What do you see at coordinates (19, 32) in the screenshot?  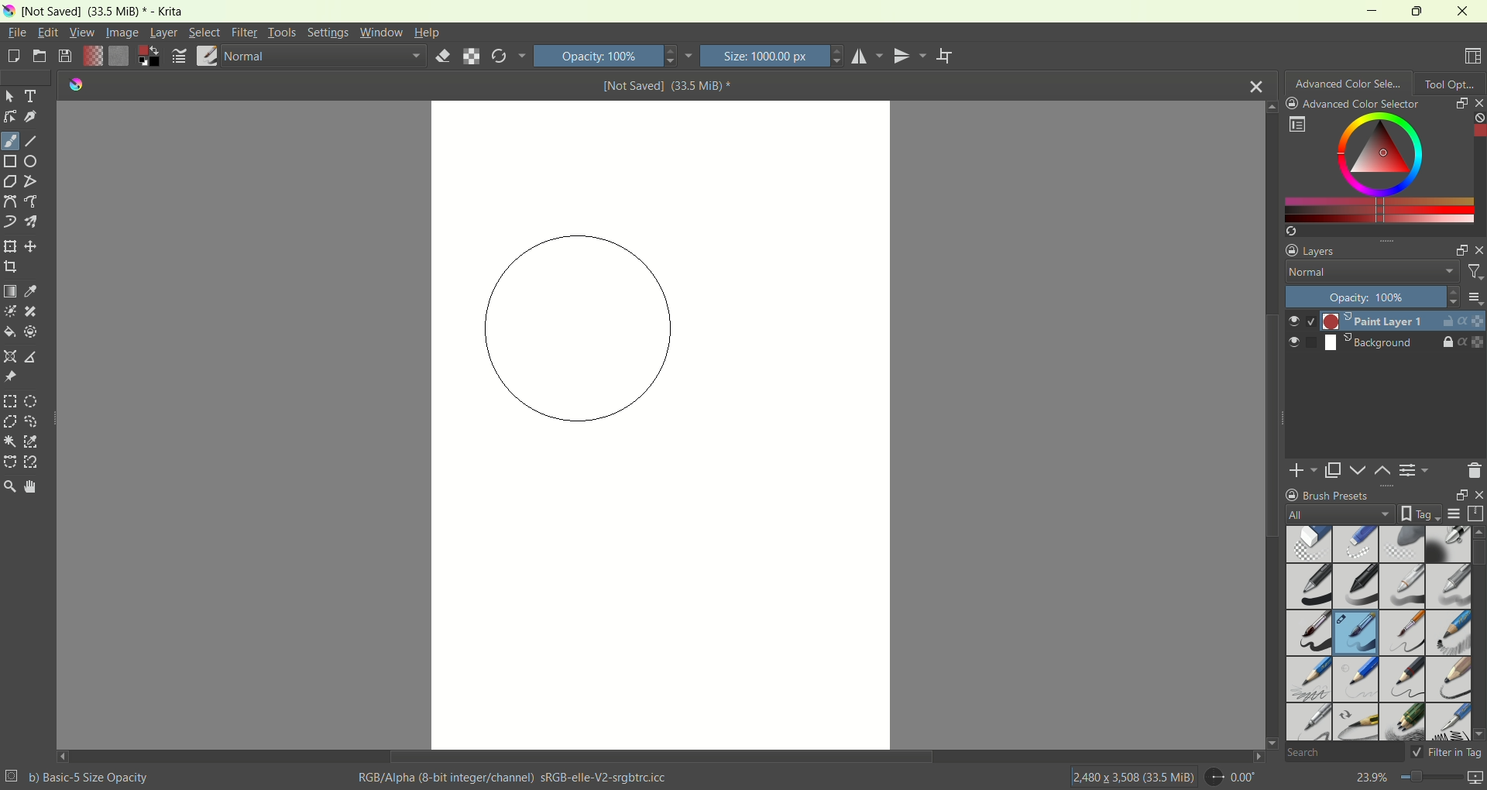 I see `file` at bounding box center [19, 32].